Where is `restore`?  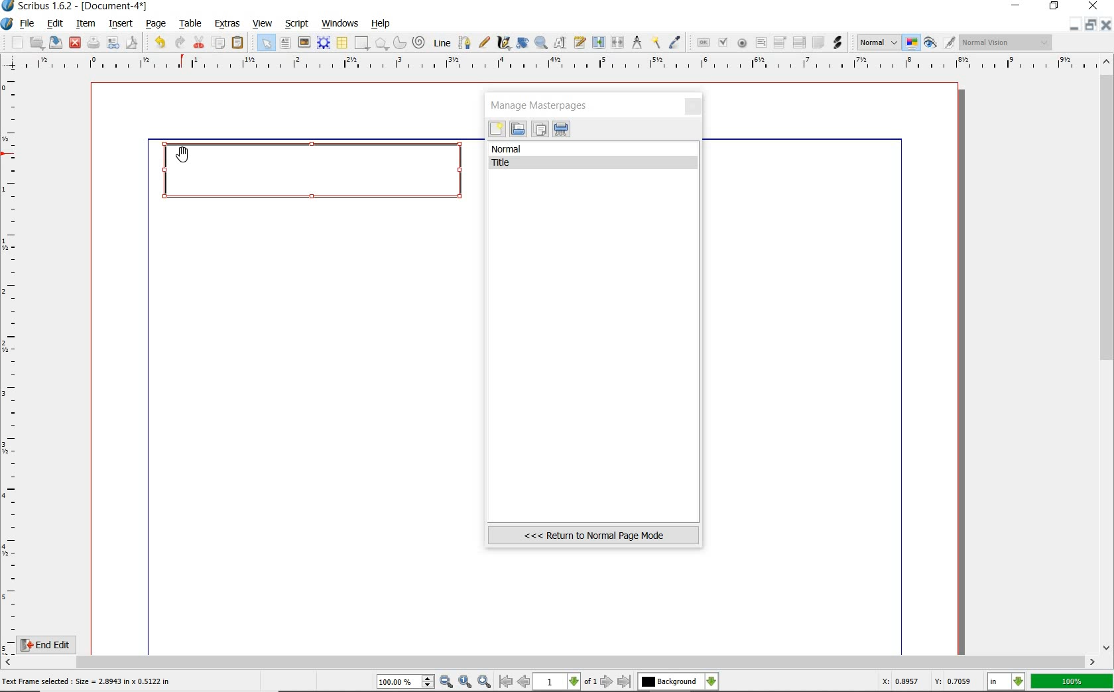
restore is located at coordinates (1093, 25).